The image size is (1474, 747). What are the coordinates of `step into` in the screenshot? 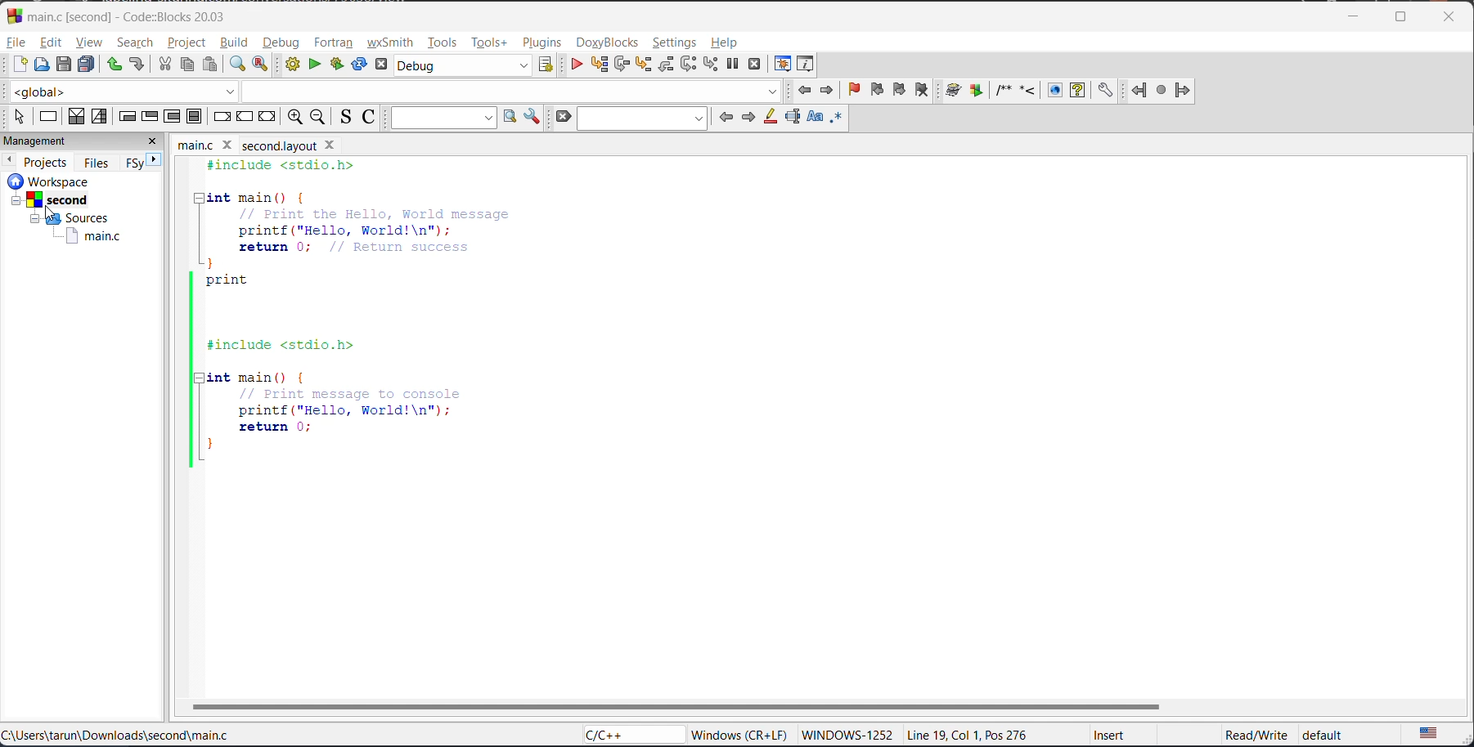 It's located at (643, 67).